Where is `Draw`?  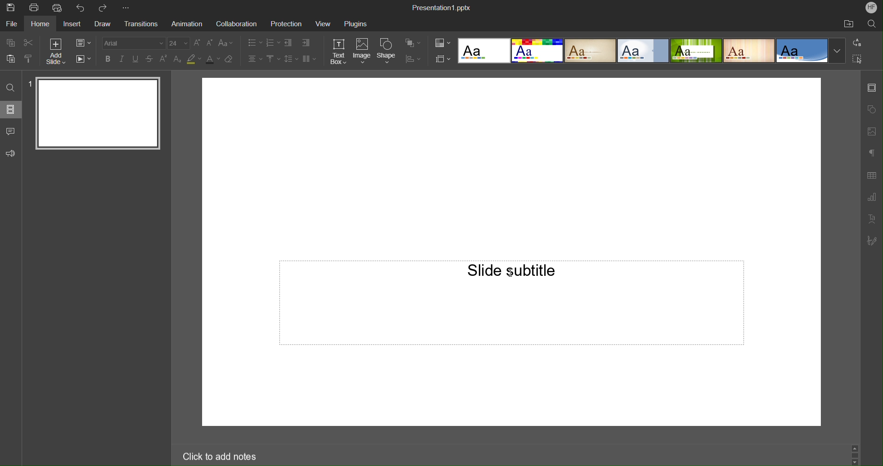
Draw is located at coordinates (103, 24).